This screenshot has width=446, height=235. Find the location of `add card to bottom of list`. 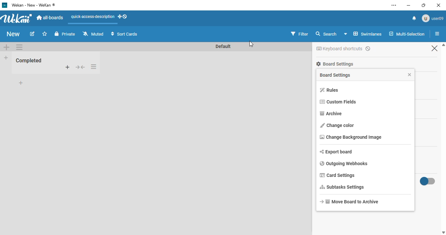

add card to bottom of list is located at coordinates (21, 83).